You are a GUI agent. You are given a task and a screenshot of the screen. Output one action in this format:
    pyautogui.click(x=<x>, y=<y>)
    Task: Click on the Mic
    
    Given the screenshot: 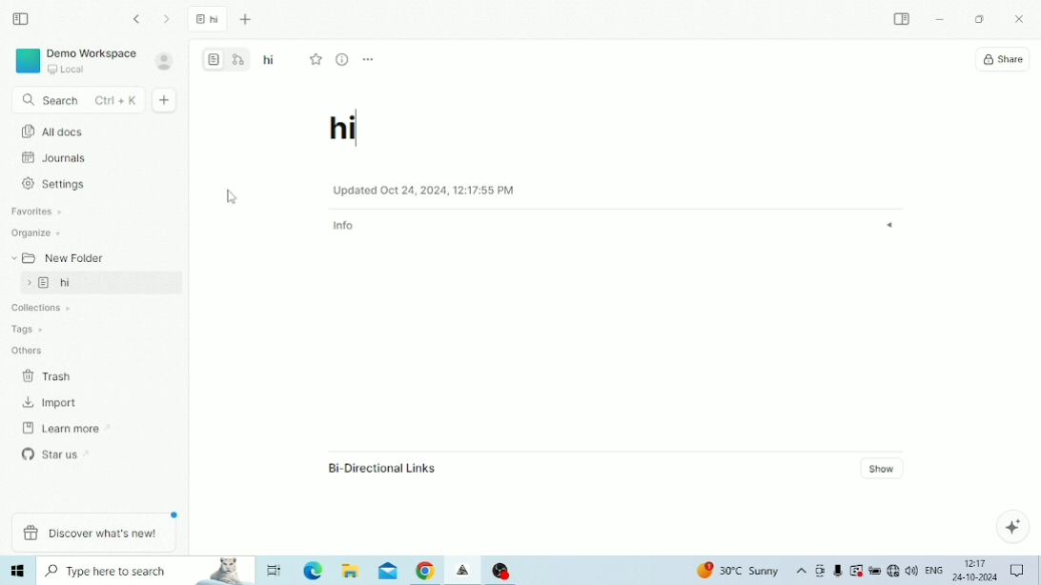 What is the action you would take?
    pyautogui.click(x=837, y=572)
    